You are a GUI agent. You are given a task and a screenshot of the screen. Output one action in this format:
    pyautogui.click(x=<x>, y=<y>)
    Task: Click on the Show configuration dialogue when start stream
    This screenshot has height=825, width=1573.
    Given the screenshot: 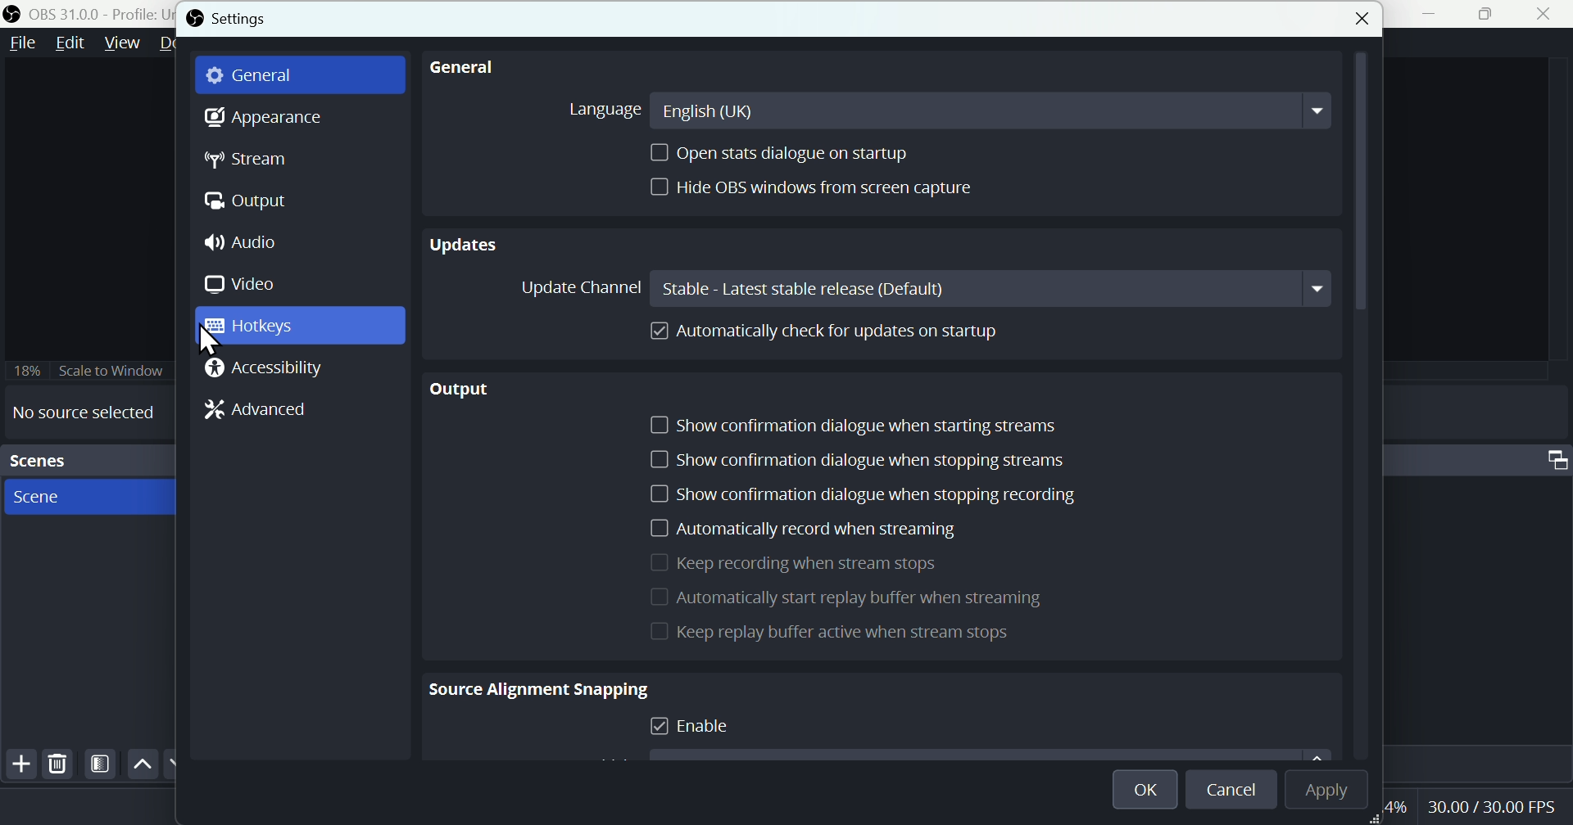 What is the action you would take?
    pyautogui.click(x=854, y=422)
    